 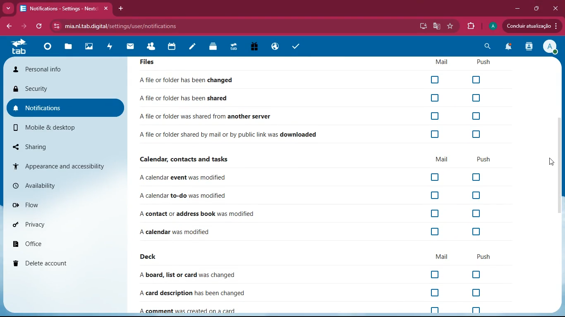 What do you see at coordinates (436, 116) in the screenshot?
I see `Checkbox` at bounding box center [436, 116].